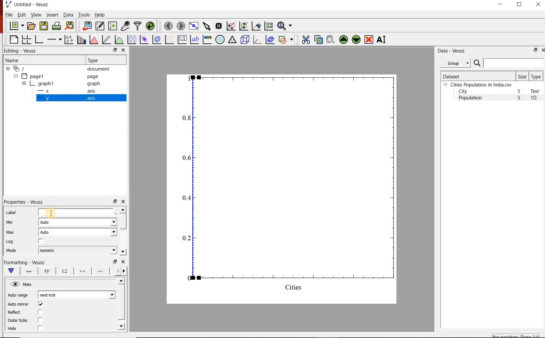 This screenshot has width=545, height=338. What do you see at coordinates (536, 50) in the screenshot?
I see `restore` at bounding box center [536, 50].